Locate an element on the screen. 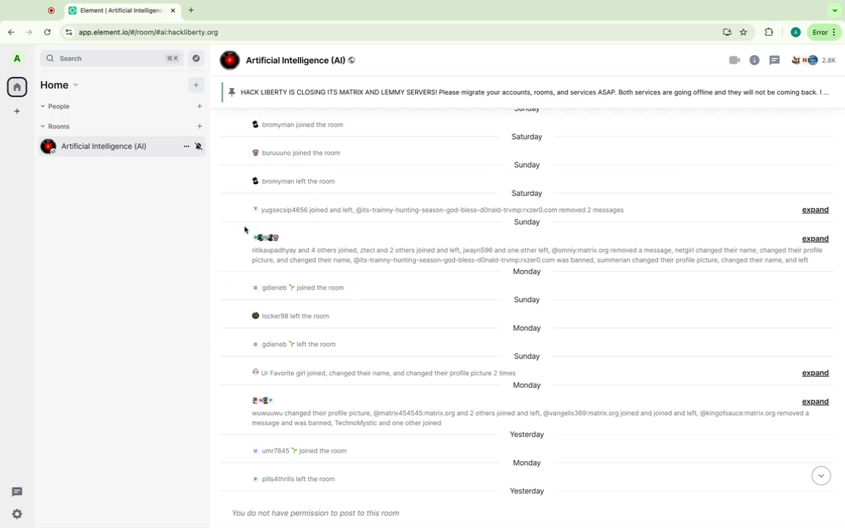 The height and width of the screenshot is (528, 845). Add is located at coordinates (196, 85).